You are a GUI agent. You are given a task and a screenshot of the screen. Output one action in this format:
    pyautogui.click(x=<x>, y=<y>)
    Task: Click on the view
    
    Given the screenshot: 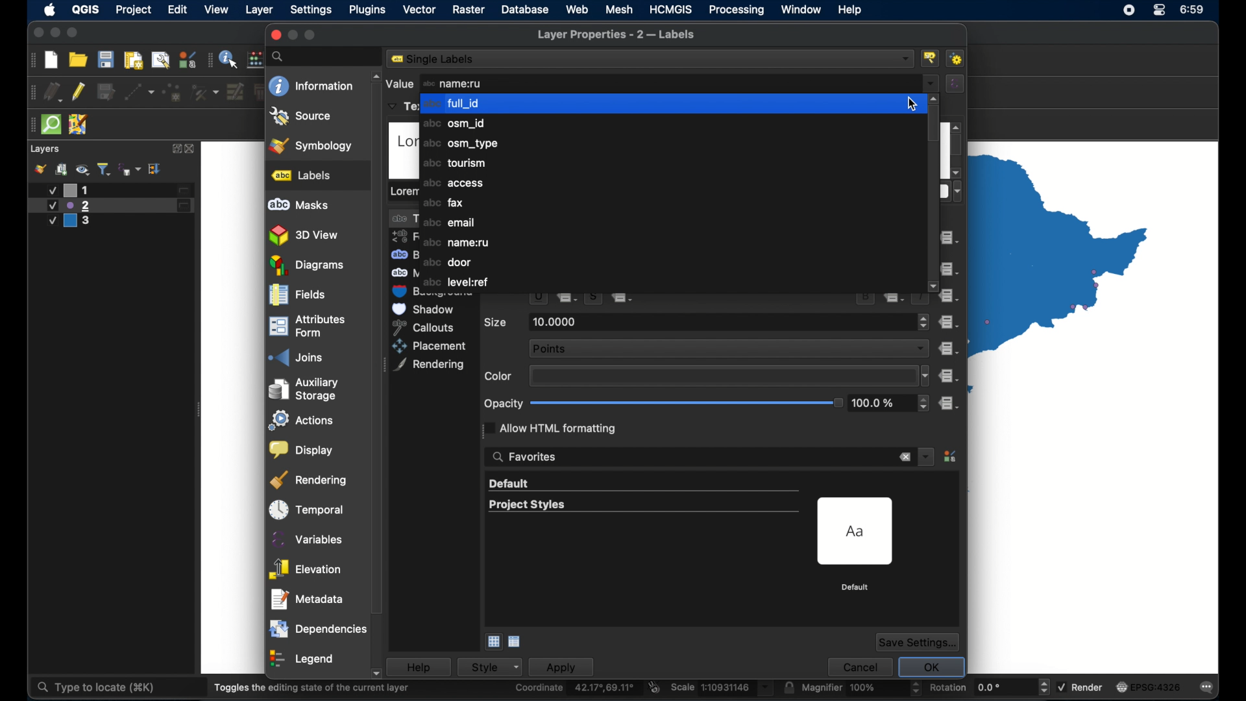 What is the action you would take?
    pyautogui.click(x=217, y=10)
    